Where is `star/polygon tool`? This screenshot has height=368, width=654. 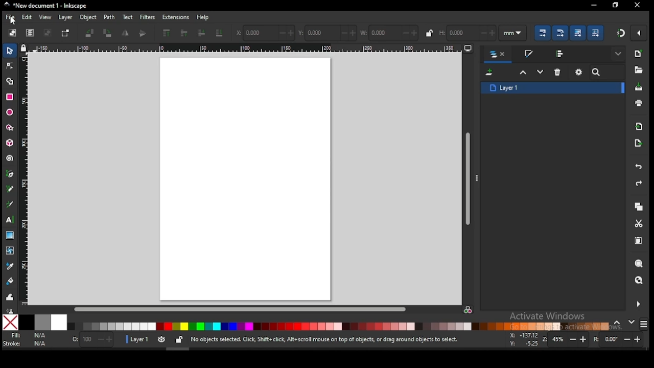 star/polygon tool is located at coordinates (10, 128).